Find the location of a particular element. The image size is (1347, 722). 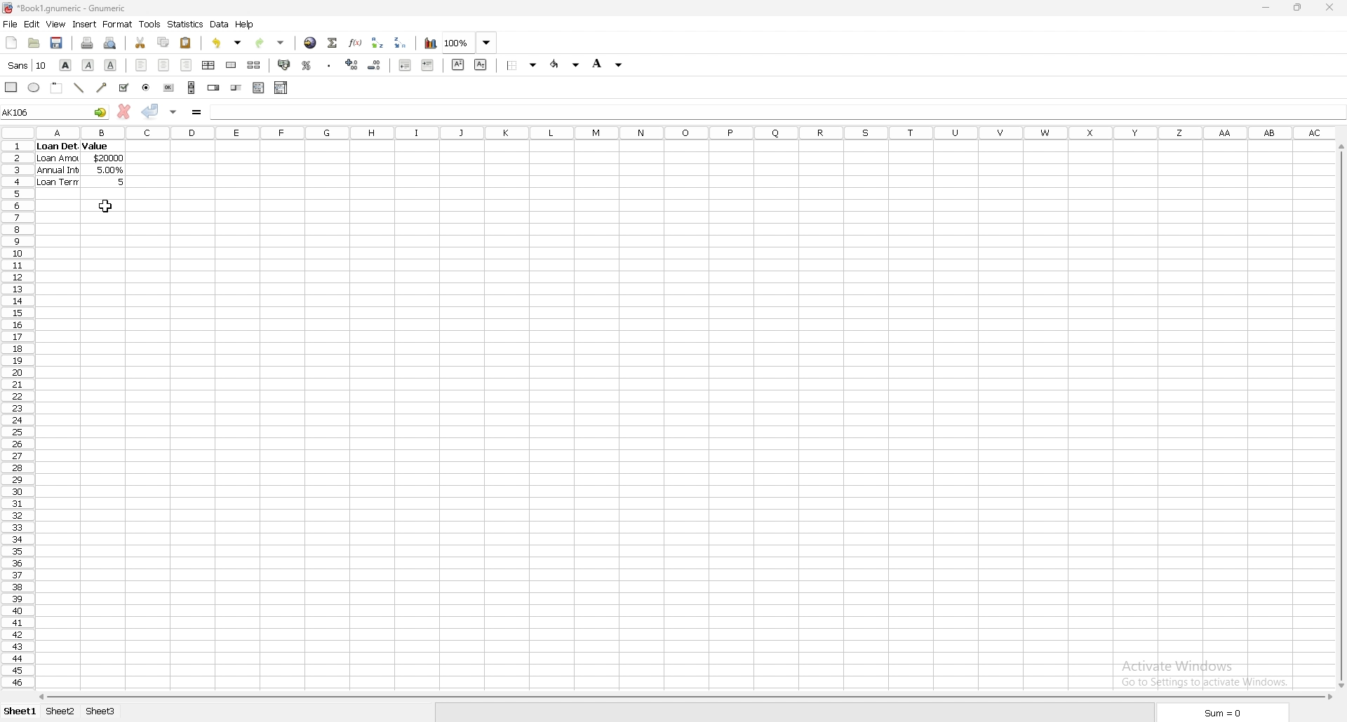

insert is located at coordinates (85, 25).